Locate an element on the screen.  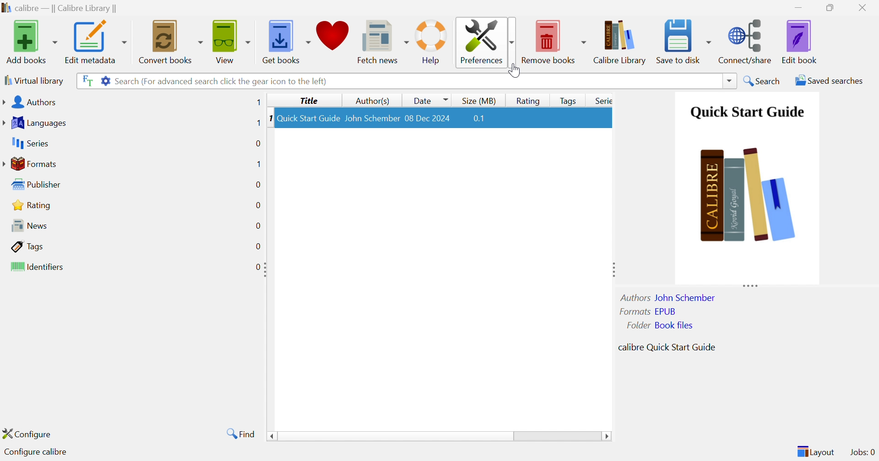
Configure is located at coordinates (31, 434).